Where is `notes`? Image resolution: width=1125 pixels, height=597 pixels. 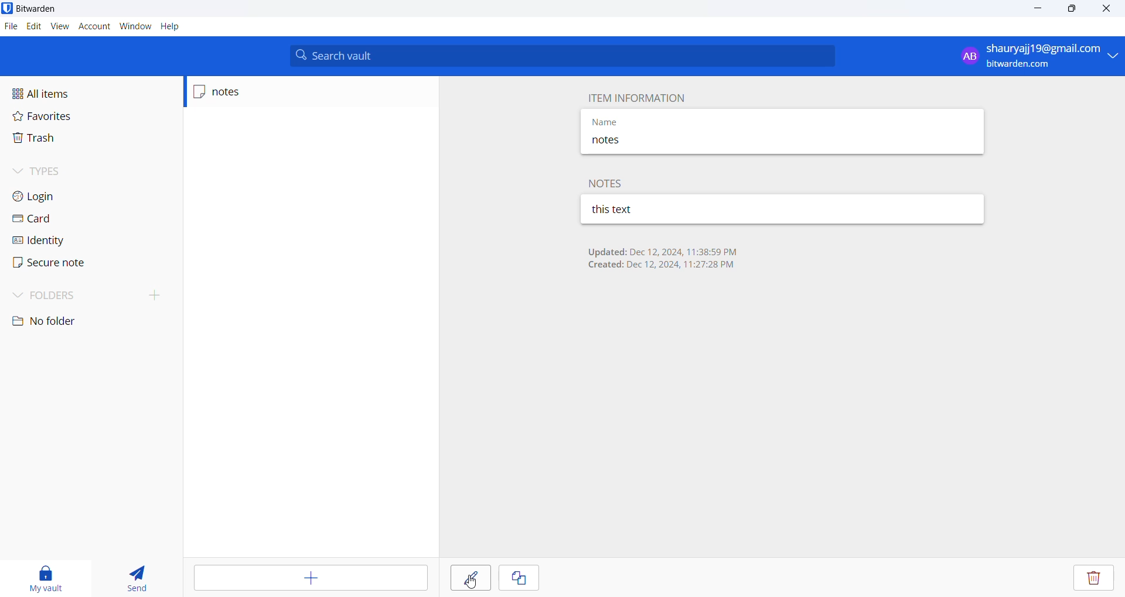 notes is located at coordinates (649, 142).